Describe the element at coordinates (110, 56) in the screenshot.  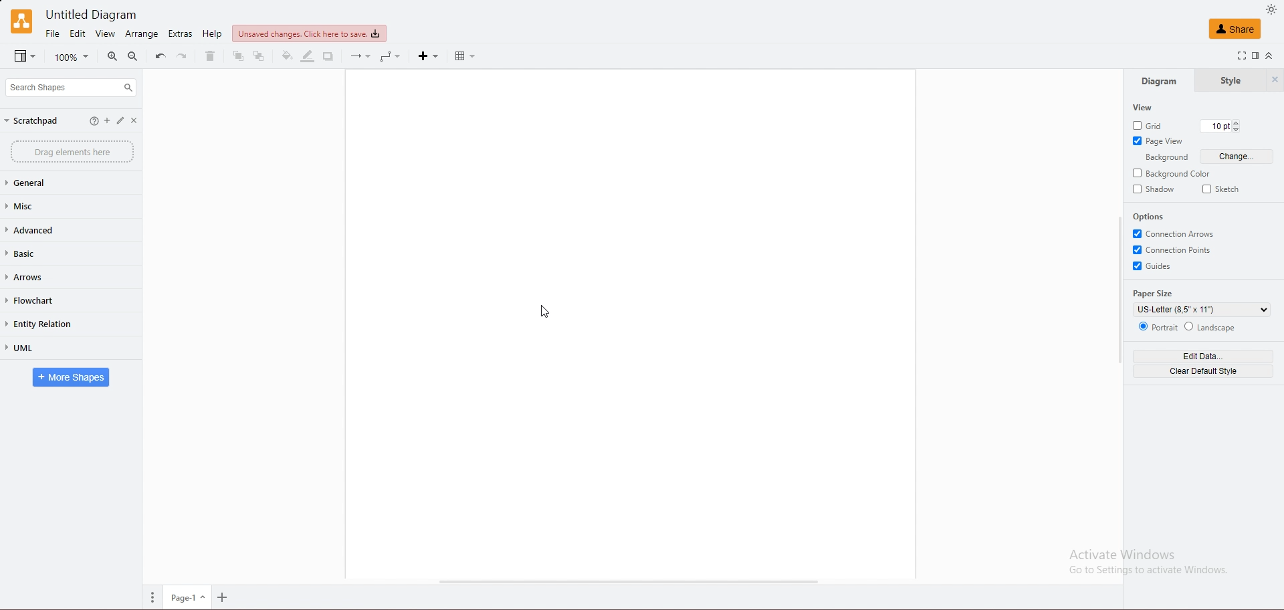
I see `zoom in` at that location.